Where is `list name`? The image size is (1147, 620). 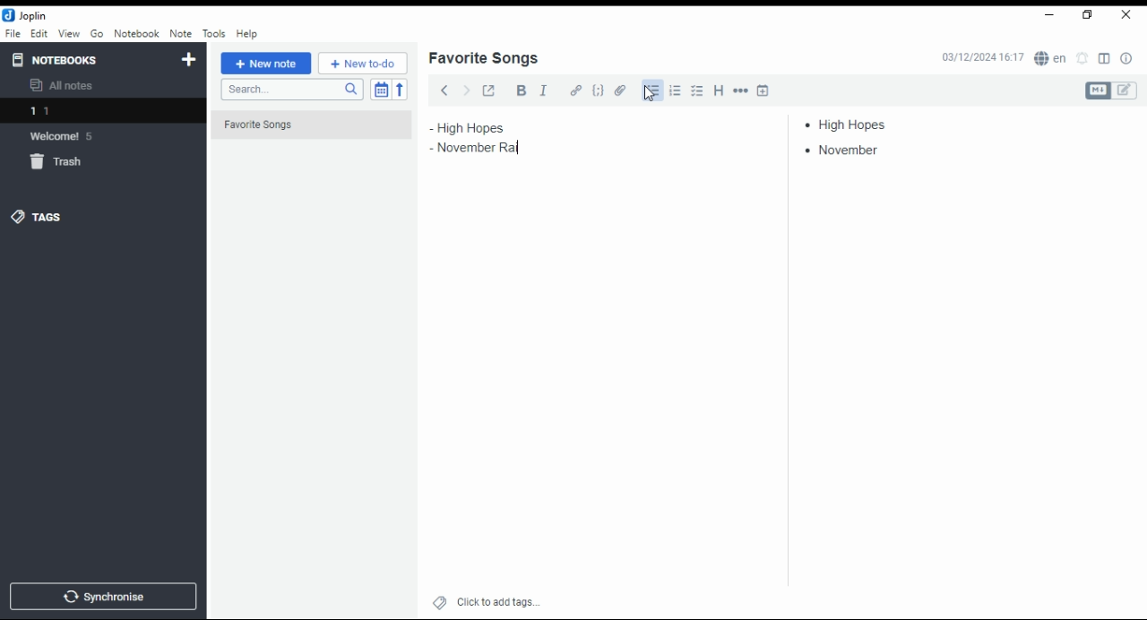
list name is located at coordinates (483, 59).